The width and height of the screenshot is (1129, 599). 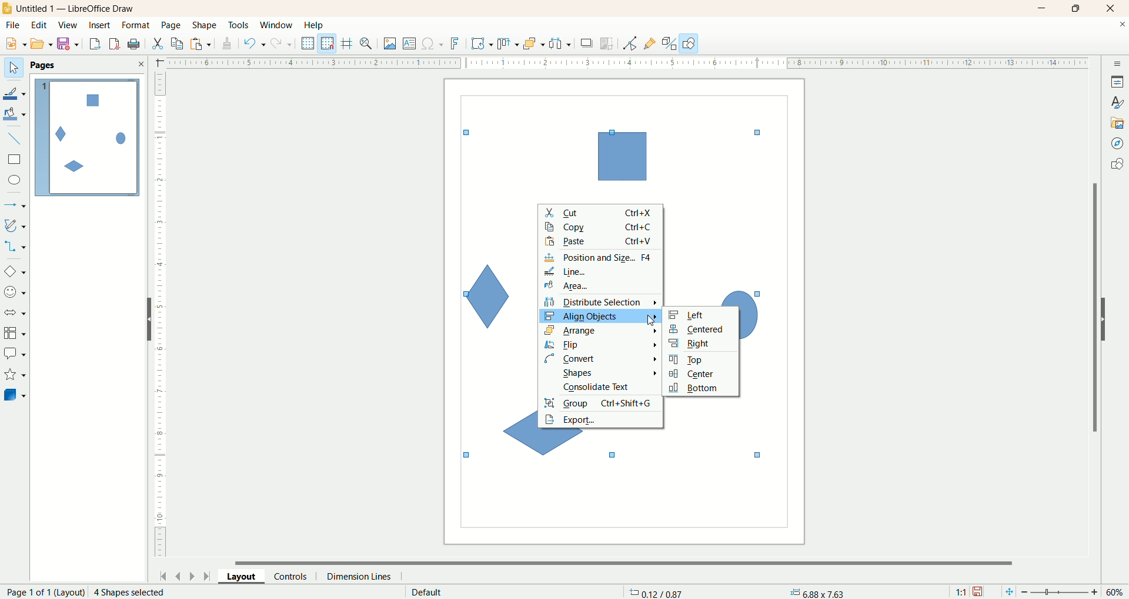 I want to click on unselected shape, so click(x=754, y=311).